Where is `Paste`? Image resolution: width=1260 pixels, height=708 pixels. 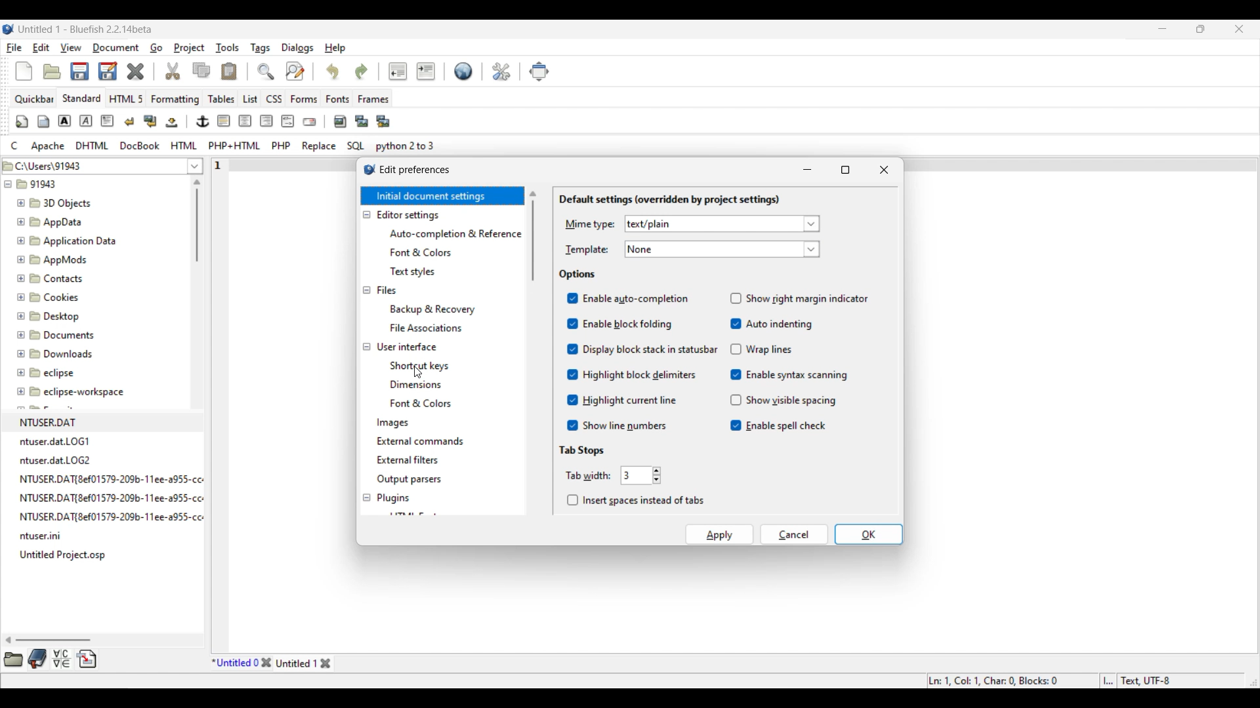
Paste is located at coordinates (229, 71).